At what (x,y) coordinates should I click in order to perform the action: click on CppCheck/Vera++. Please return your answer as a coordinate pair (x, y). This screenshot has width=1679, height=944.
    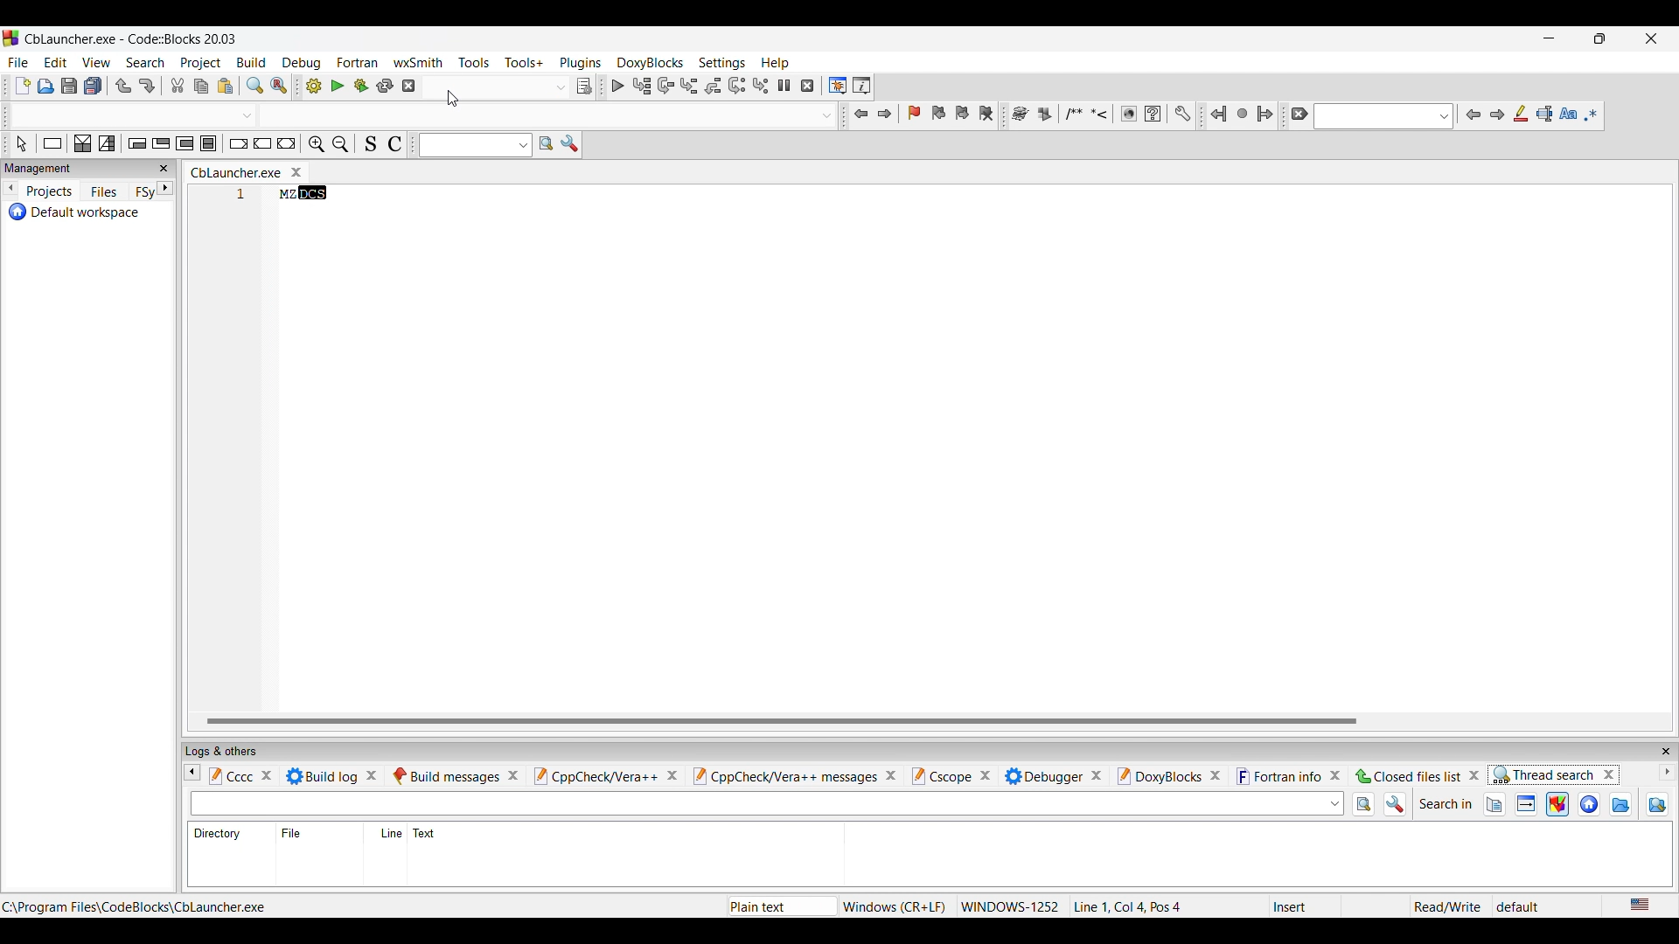
    Looking at the image, I should click on (599, 776).